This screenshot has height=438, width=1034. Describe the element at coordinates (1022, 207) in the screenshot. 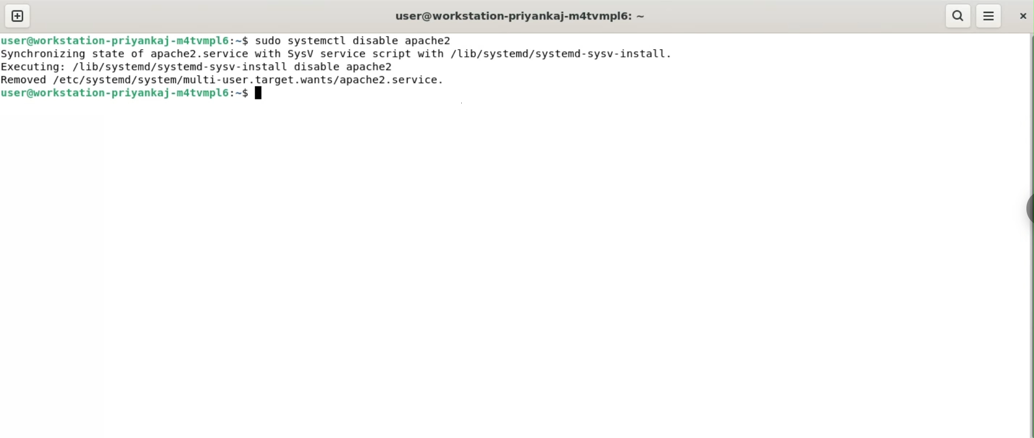

I see `Toggle Button` at that location.